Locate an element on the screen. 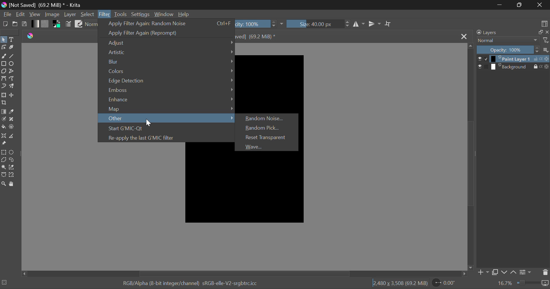  lock is located at coordinates (532, 67).